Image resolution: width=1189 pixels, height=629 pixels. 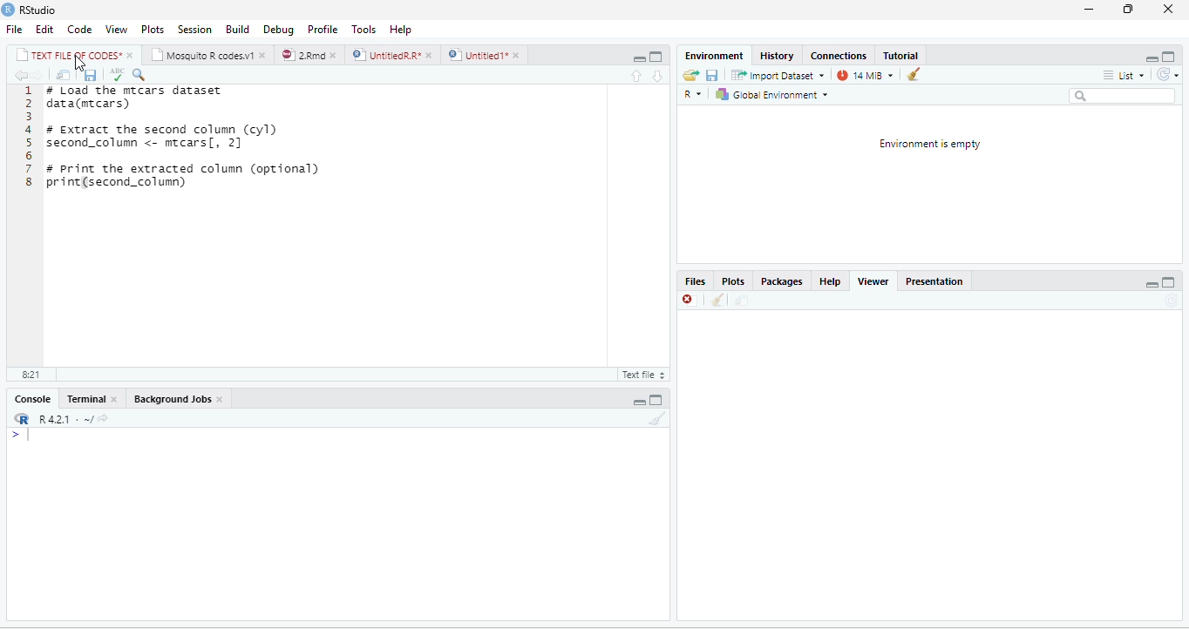 I want to click on clean , so click(x=717, y=301).